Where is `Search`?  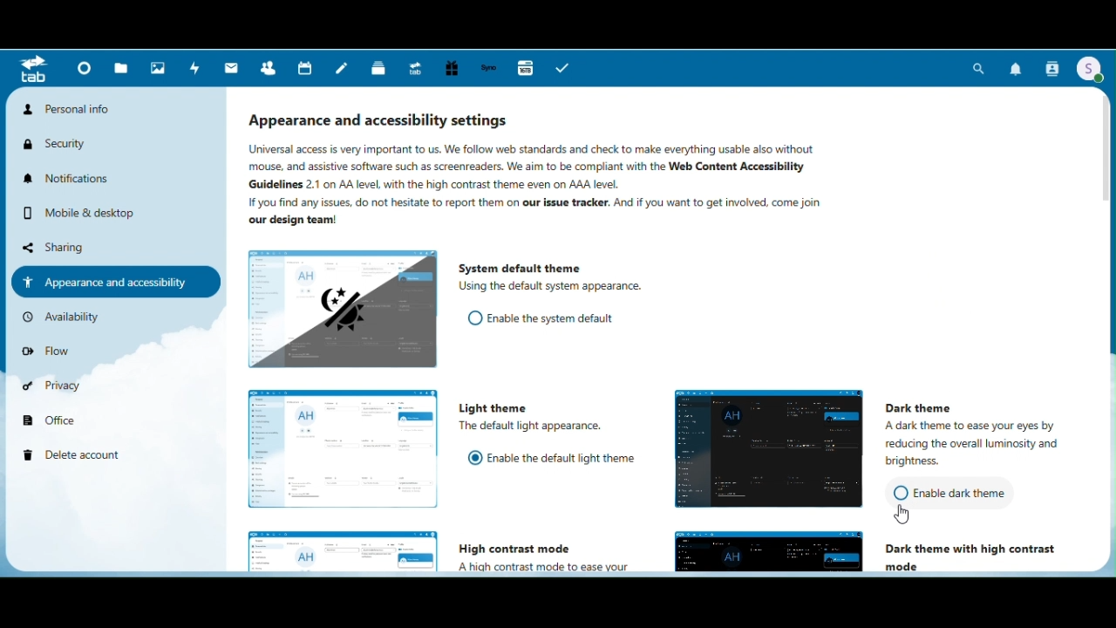 Search is located at coordinates (980, 68).